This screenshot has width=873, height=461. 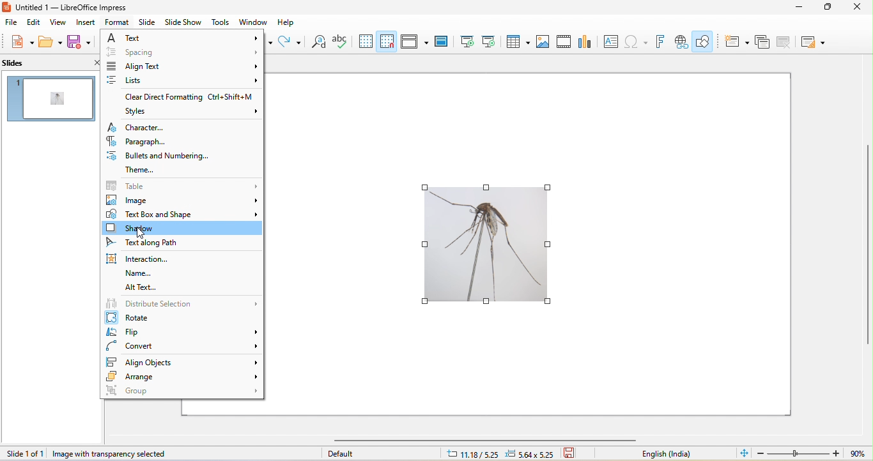 What do you see at coordinates (517, 41) in the screenshot?
I see `table` at bounding box center [517, 41].